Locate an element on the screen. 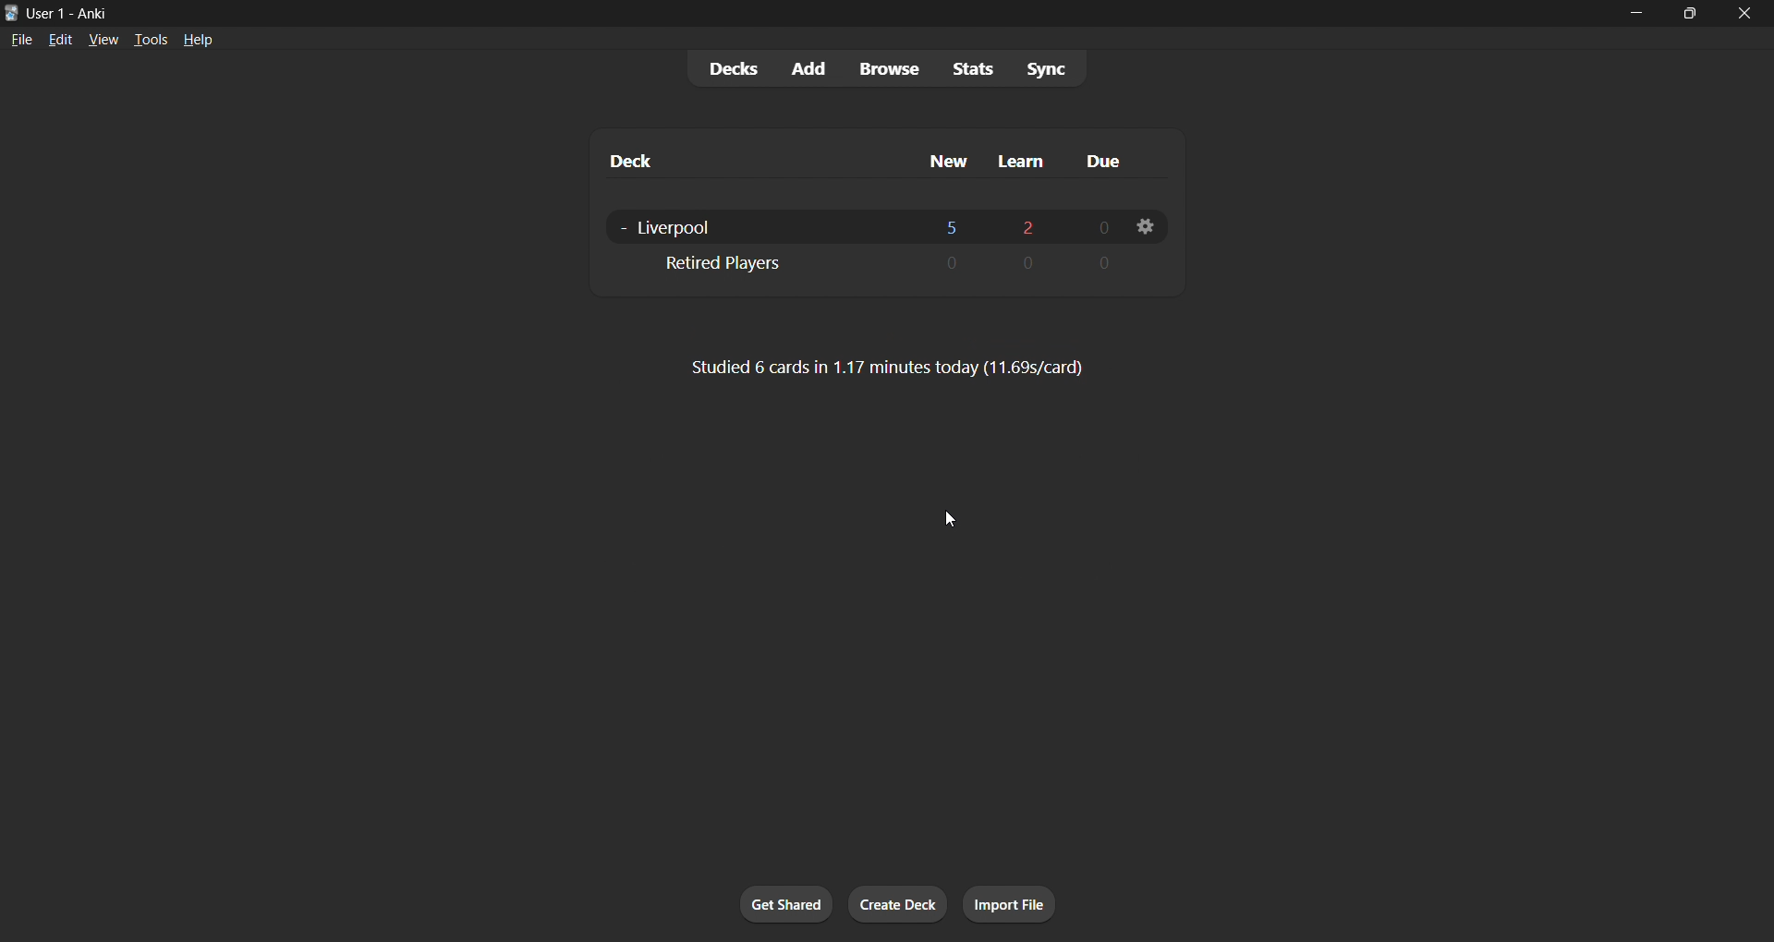  get shared is located at coordinates (784, 902).